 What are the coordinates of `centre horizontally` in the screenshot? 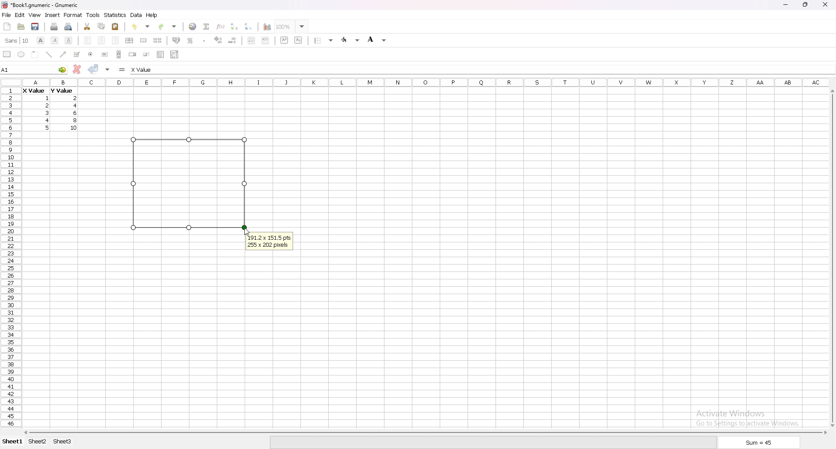 It's located at (130, 40).